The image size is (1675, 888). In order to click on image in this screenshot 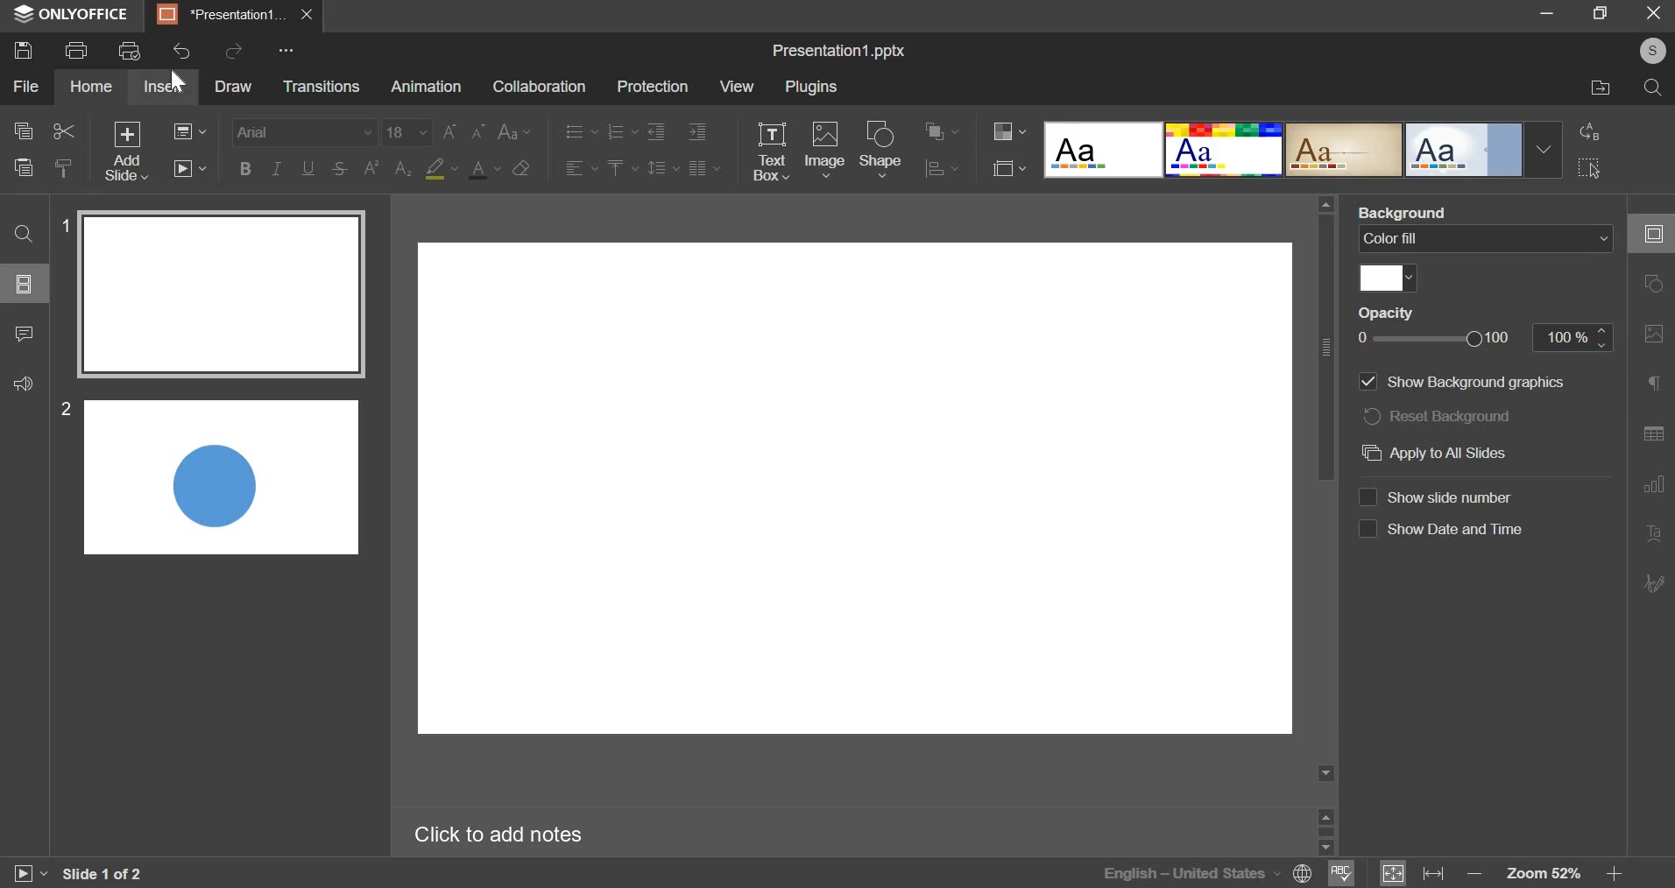, I will do `click(823, 149)`.